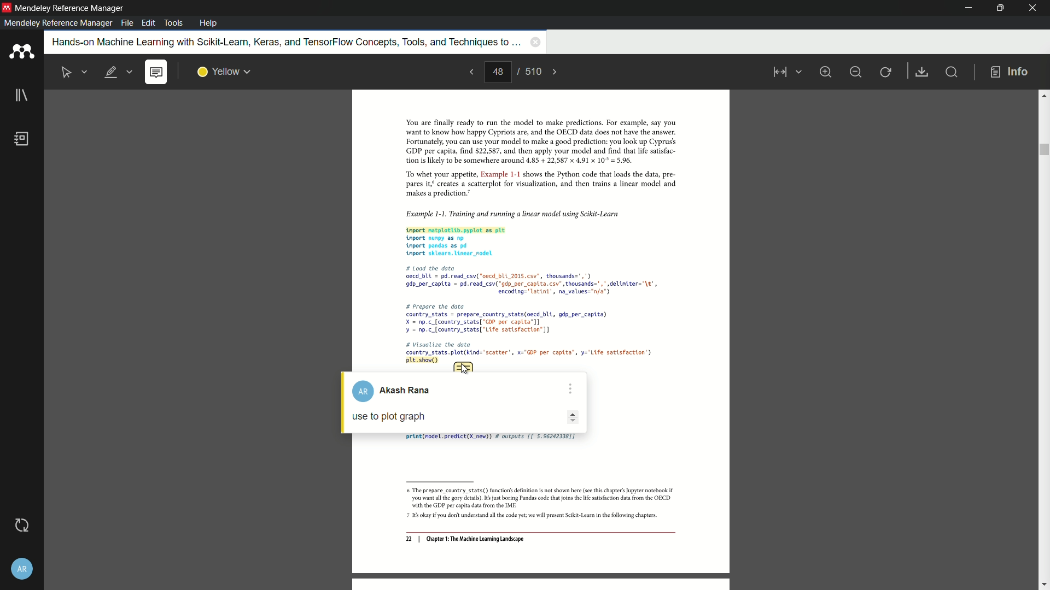 This screenshot has width=1050, height=590. Describe the element at coordinates (224, 72) in the screenshot. I see `highlight color` at that location.